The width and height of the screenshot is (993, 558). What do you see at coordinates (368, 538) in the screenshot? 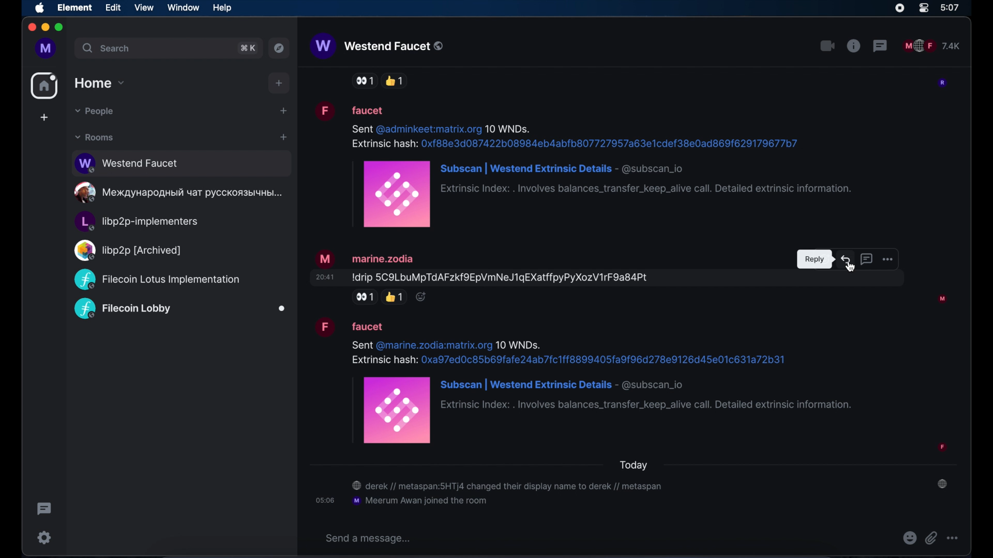
I see `send a message` at bounding box center [368, 538].